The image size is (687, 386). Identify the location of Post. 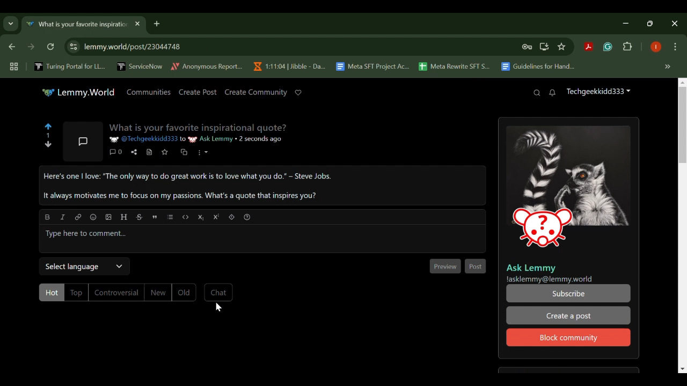
(474, 265).